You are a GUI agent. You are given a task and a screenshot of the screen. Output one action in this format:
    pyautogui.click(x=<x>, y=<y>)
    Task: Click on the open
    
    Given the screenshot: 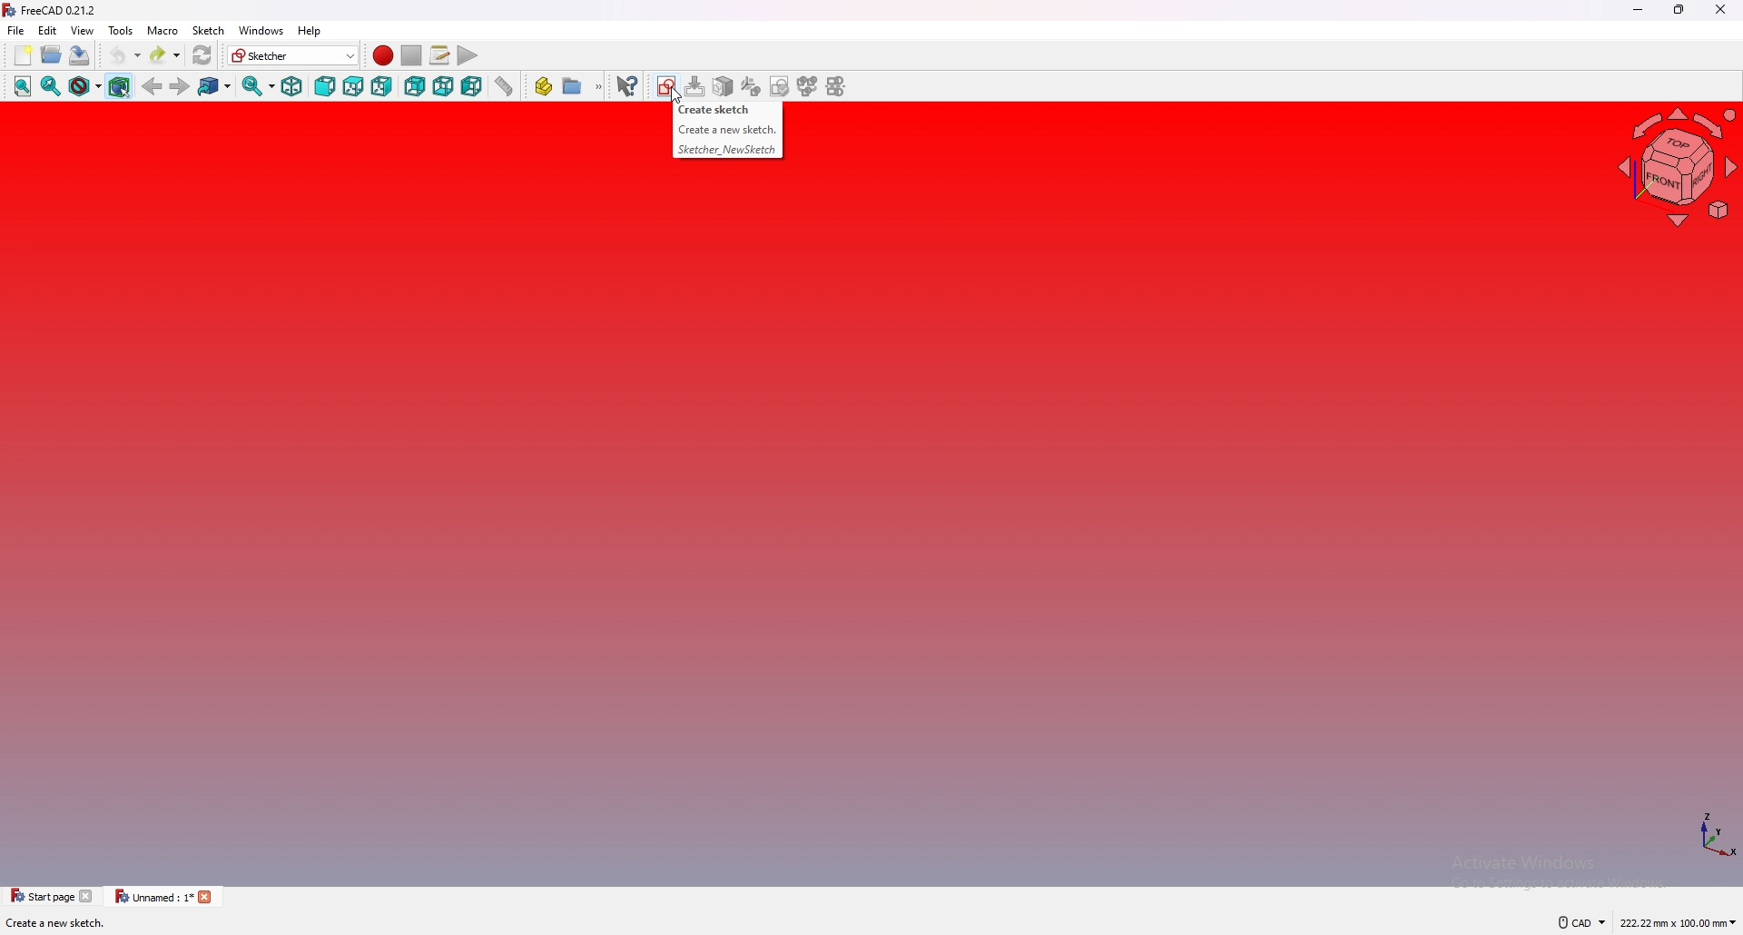 What is the action you would take?
    pyautogui.click(x=52, y=54)
    